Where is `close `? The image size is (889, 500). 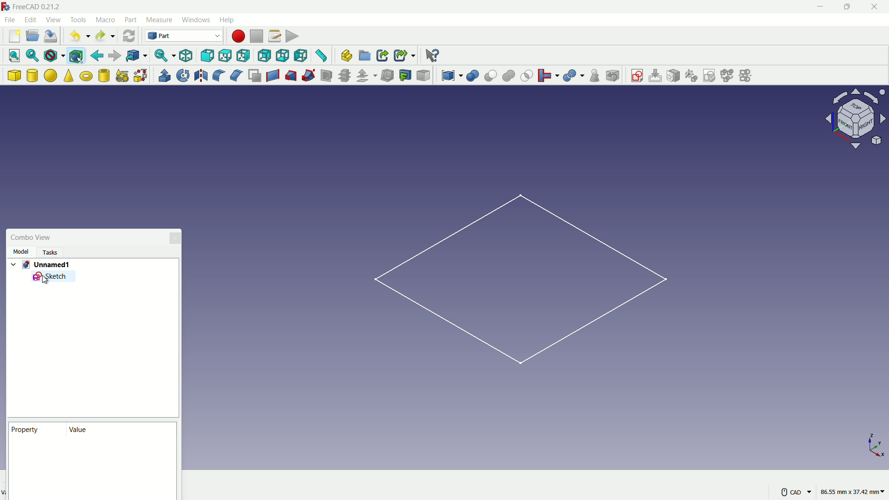
close  is located at coordinates (876, 8).